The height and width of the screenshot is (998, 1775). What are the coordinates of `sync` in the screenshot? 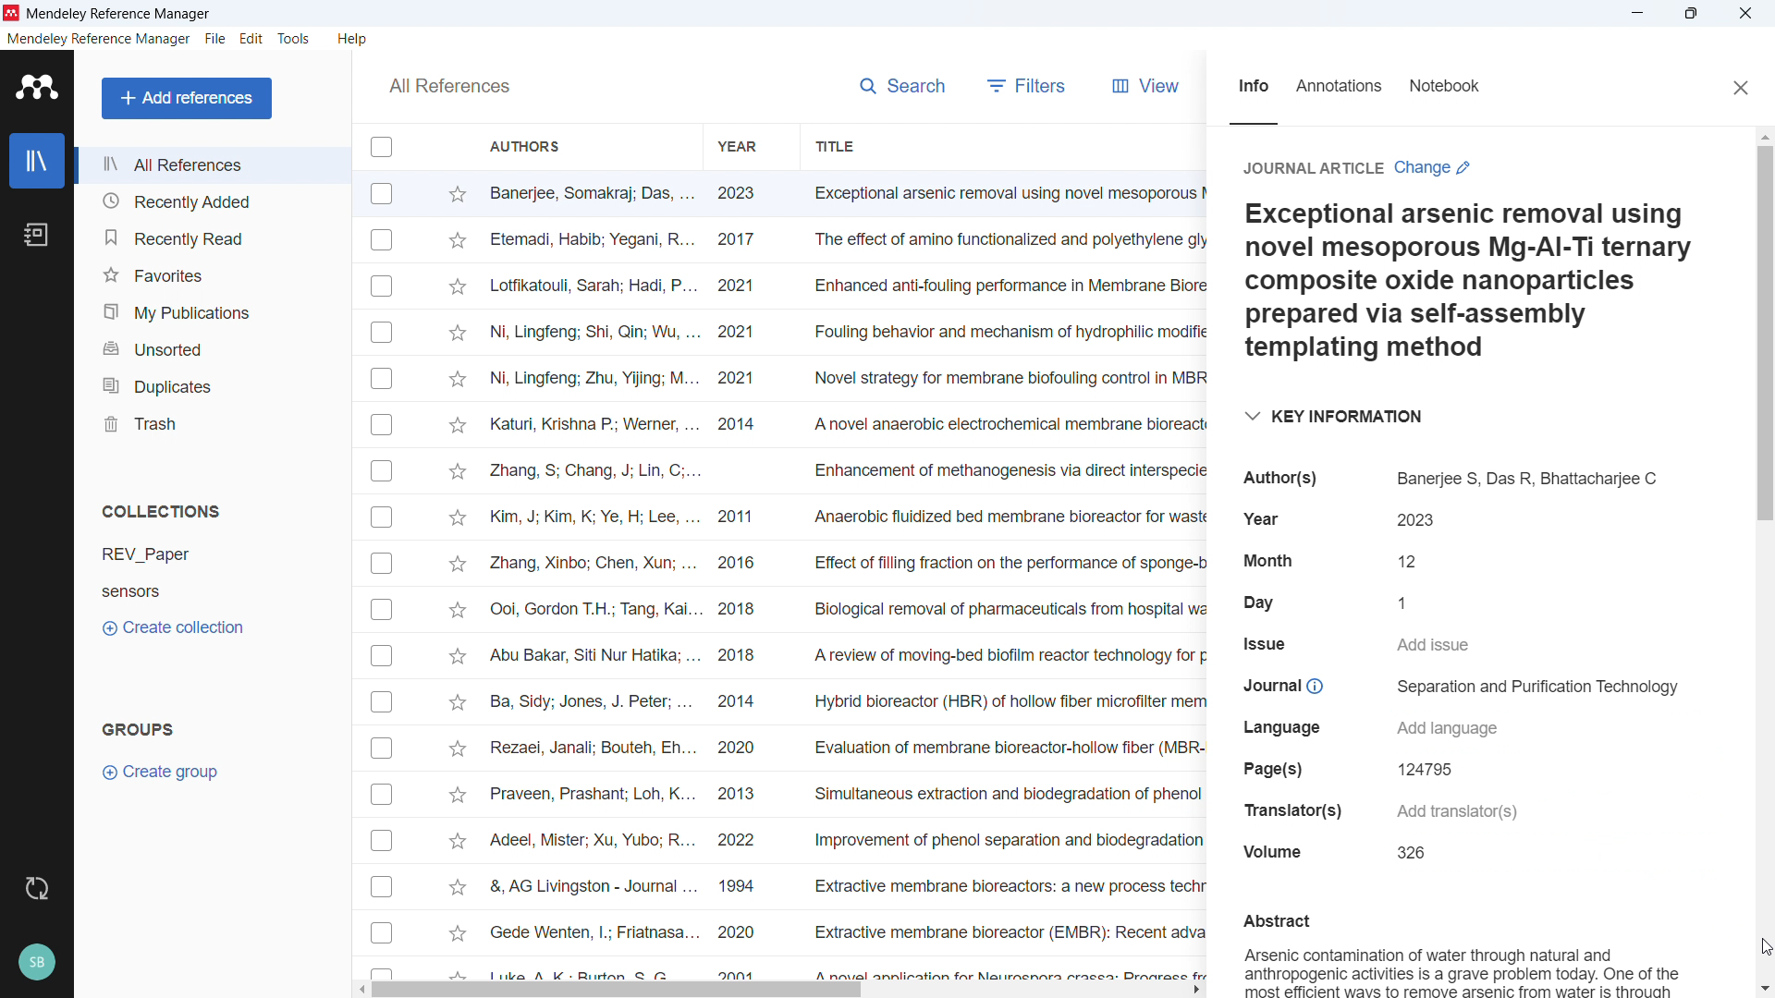 It's located at (36, 889).